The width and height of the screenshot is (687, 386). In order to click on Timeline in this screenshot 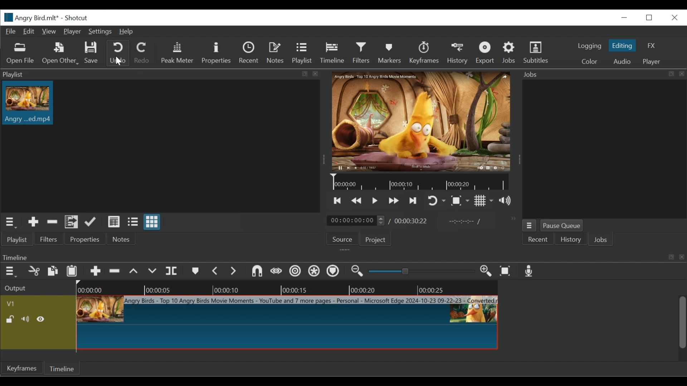, I will do `click(332, 53)`.